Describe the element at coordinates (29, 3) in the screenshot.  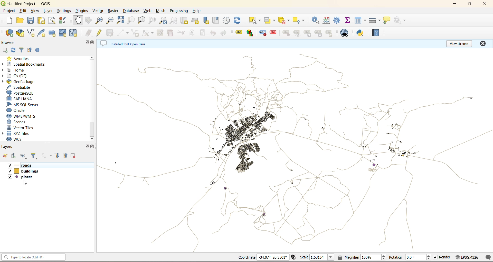
I see `file name and app name` at that location.